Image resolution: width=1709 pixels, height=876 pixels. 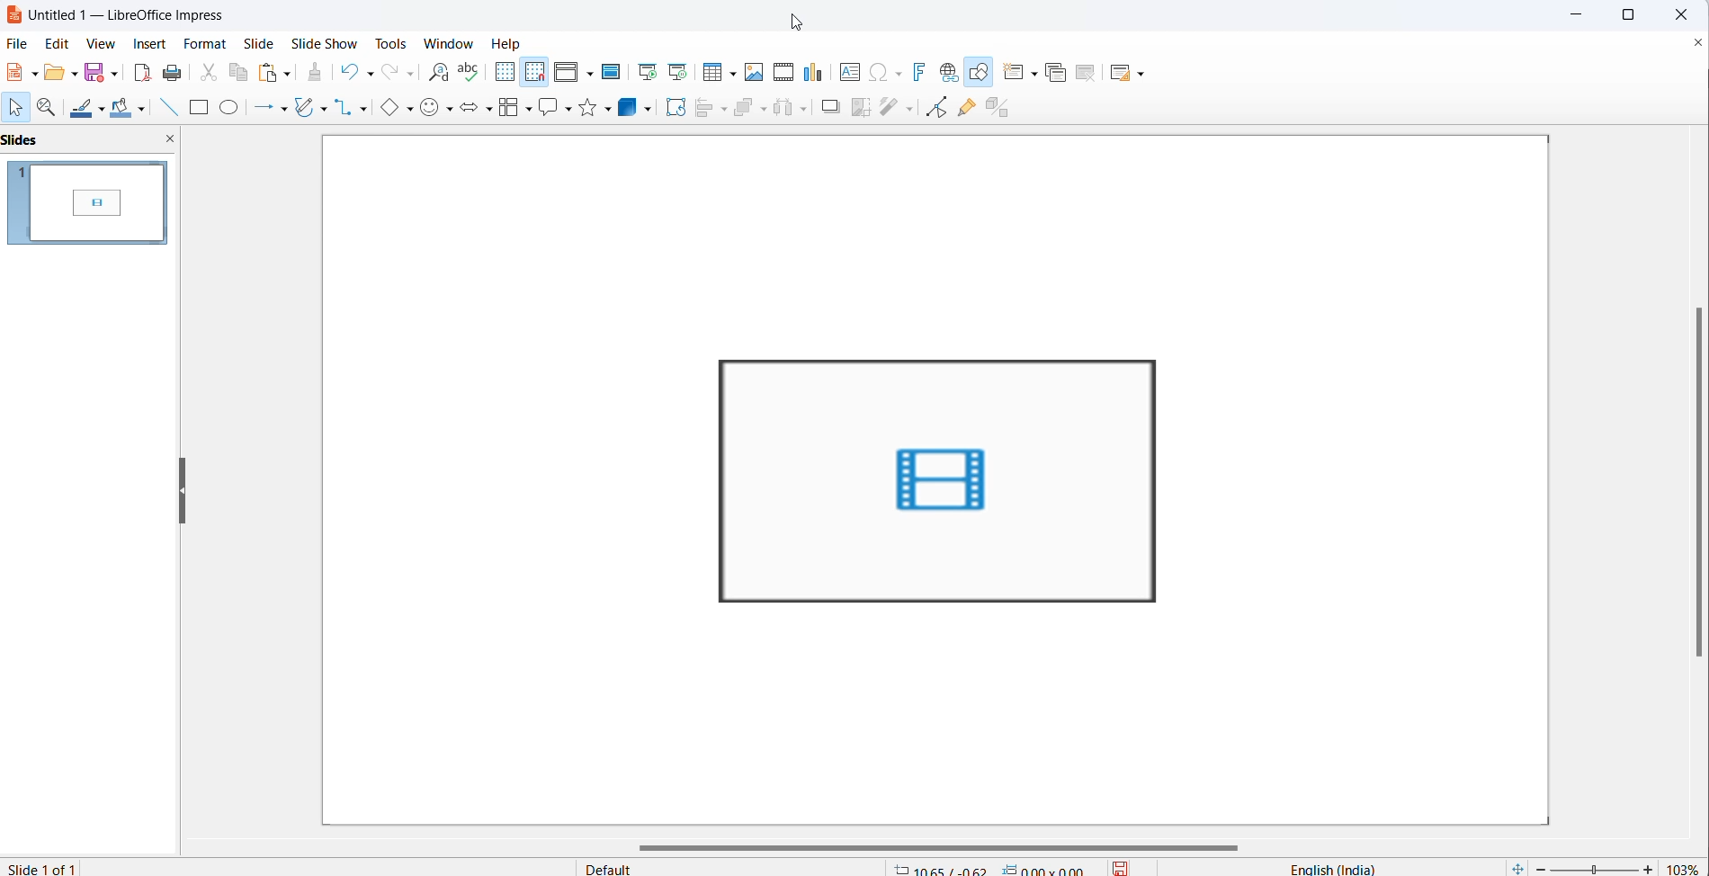 What do you see at coordinates (366, 108) in the screenshot?
I see `connectors options` at bounding box center [366, 108].